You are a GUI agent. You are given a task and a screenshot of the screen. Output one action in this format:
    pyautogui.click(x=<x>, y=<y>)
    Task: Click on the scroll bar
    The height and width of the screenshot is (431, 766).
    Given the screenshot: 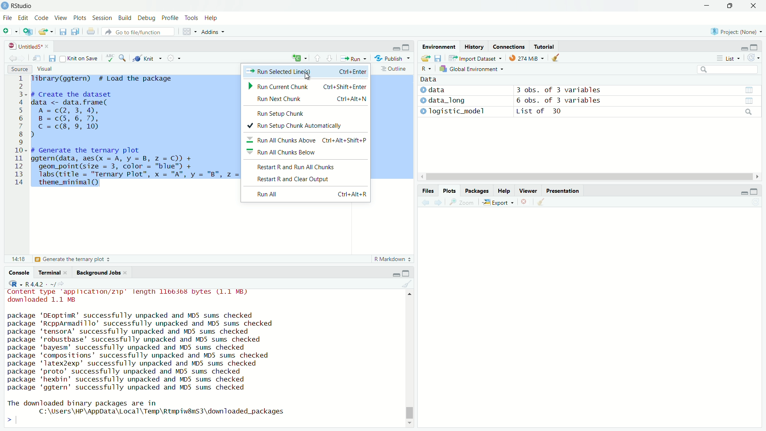 What is the action you would take?
    pyautogui.click(x=412, y=357)
    